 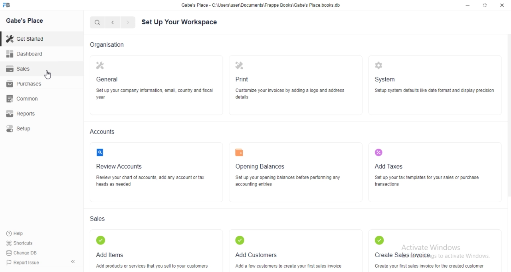 What do you see at coordinates (432, 265) in the screenshot?
I see `Create your first sales invoice for the created customer` at bounding box center [432, 265].